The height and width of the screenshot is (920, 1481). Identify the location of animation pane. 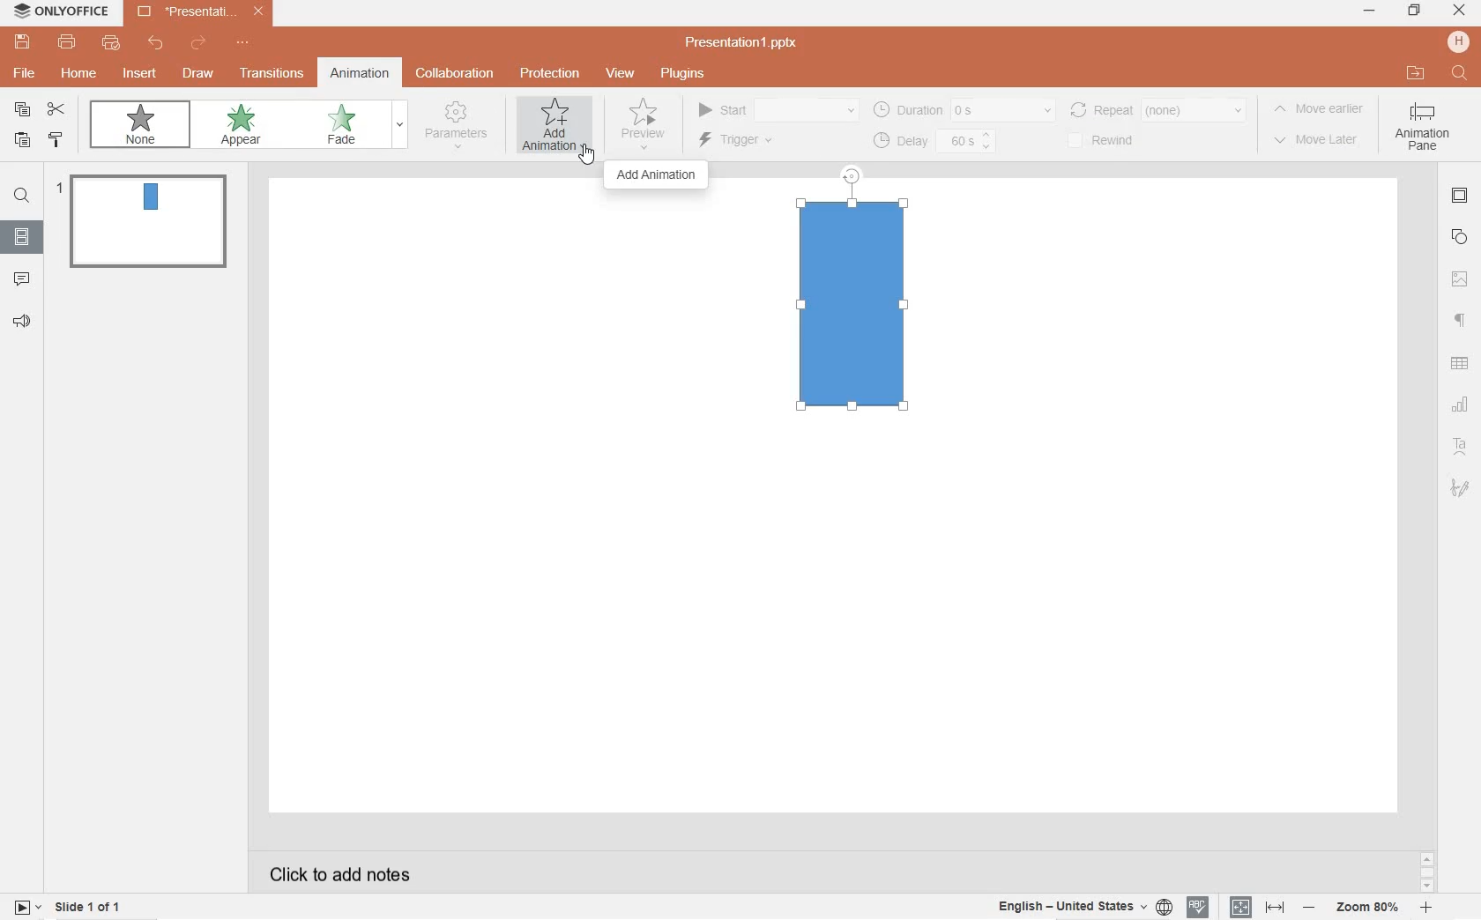
(1426, 131).